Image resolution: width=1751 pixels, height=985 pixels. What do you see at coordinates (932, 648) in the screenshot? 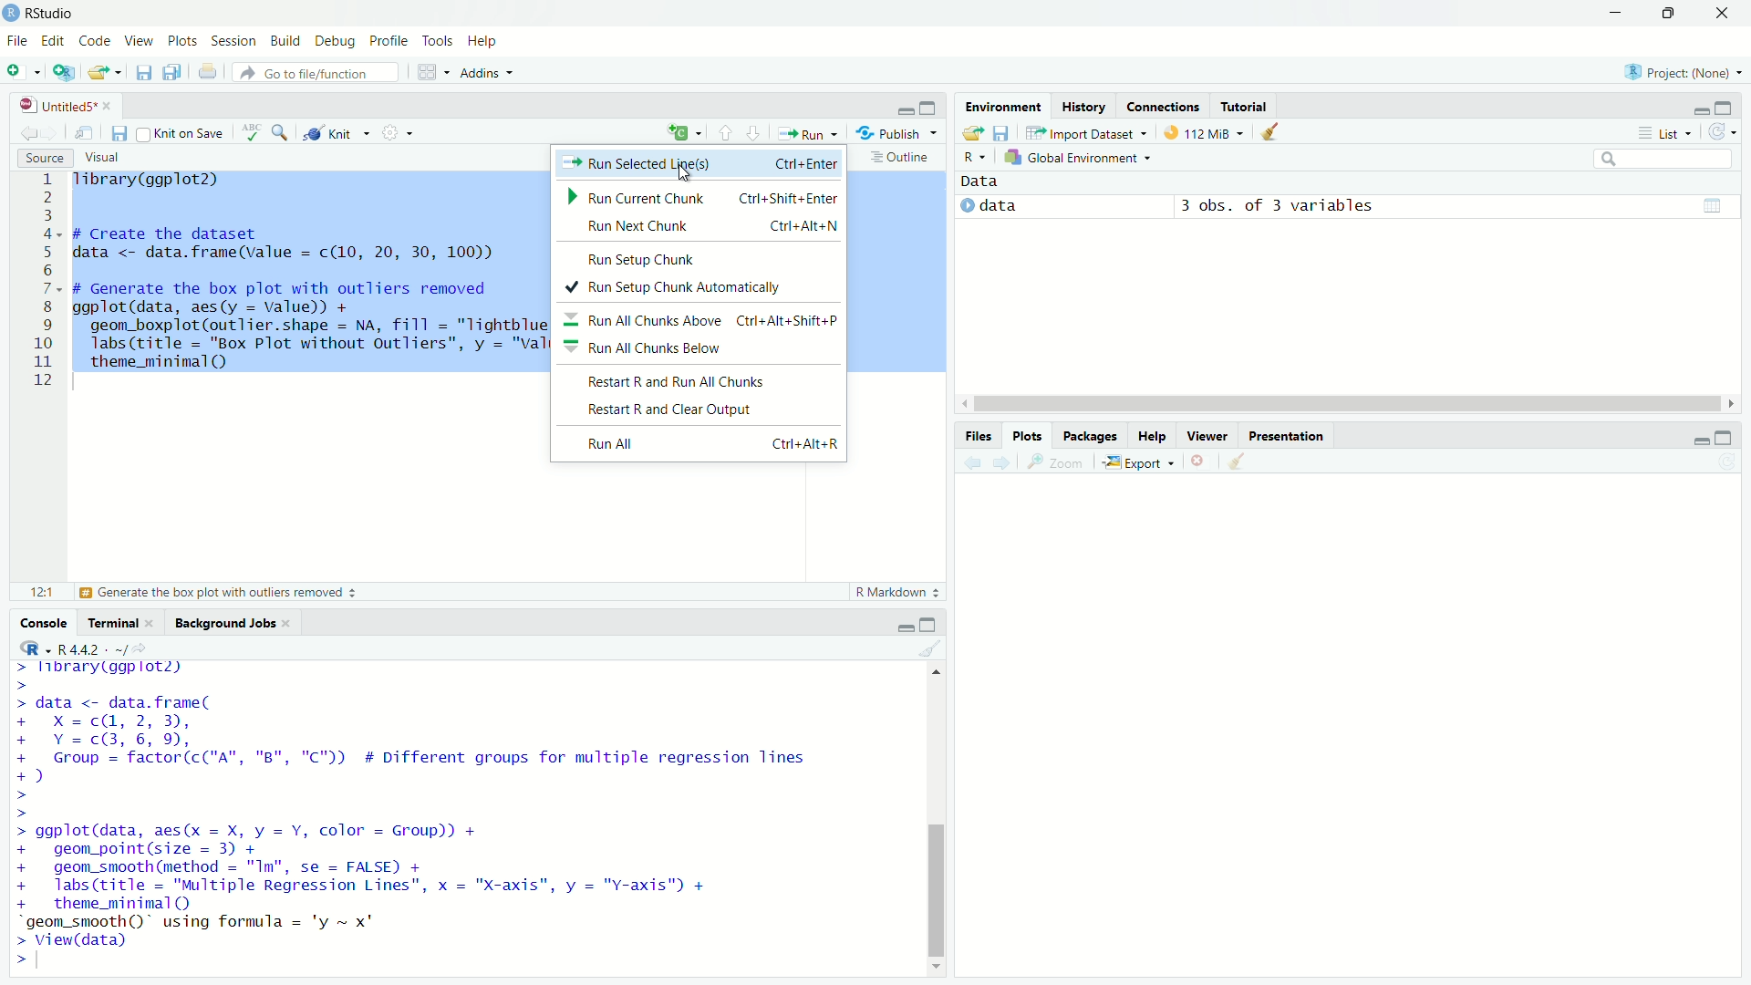
I see `clear` at bounding box center [932, 648].